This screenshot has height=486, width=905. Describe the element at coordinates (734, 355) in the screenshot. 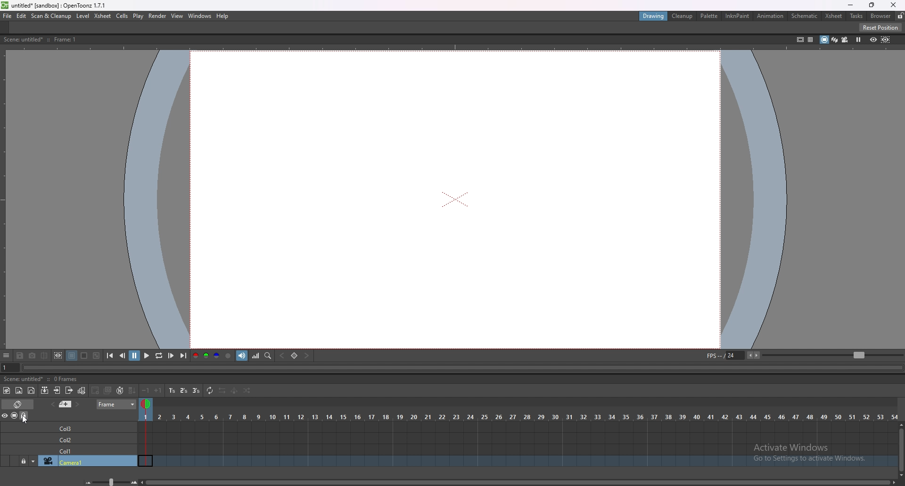

I see `fps` at that location.